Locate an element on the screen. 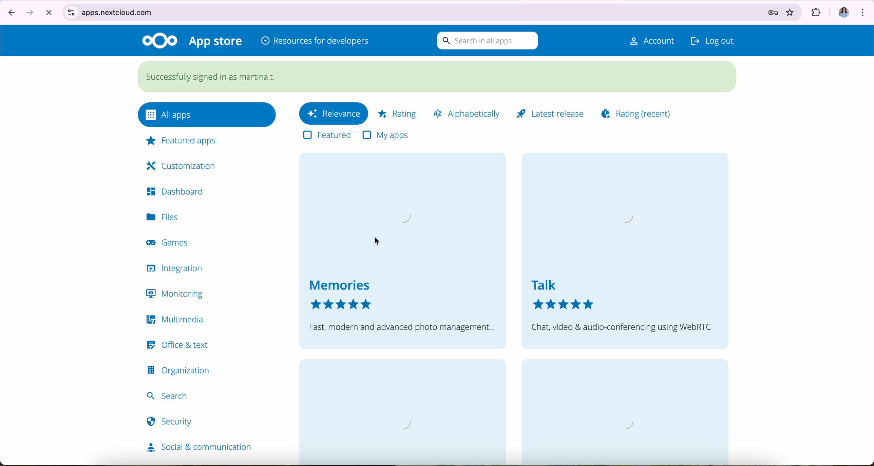  navigate arrows is located at coordinates (19, 12).